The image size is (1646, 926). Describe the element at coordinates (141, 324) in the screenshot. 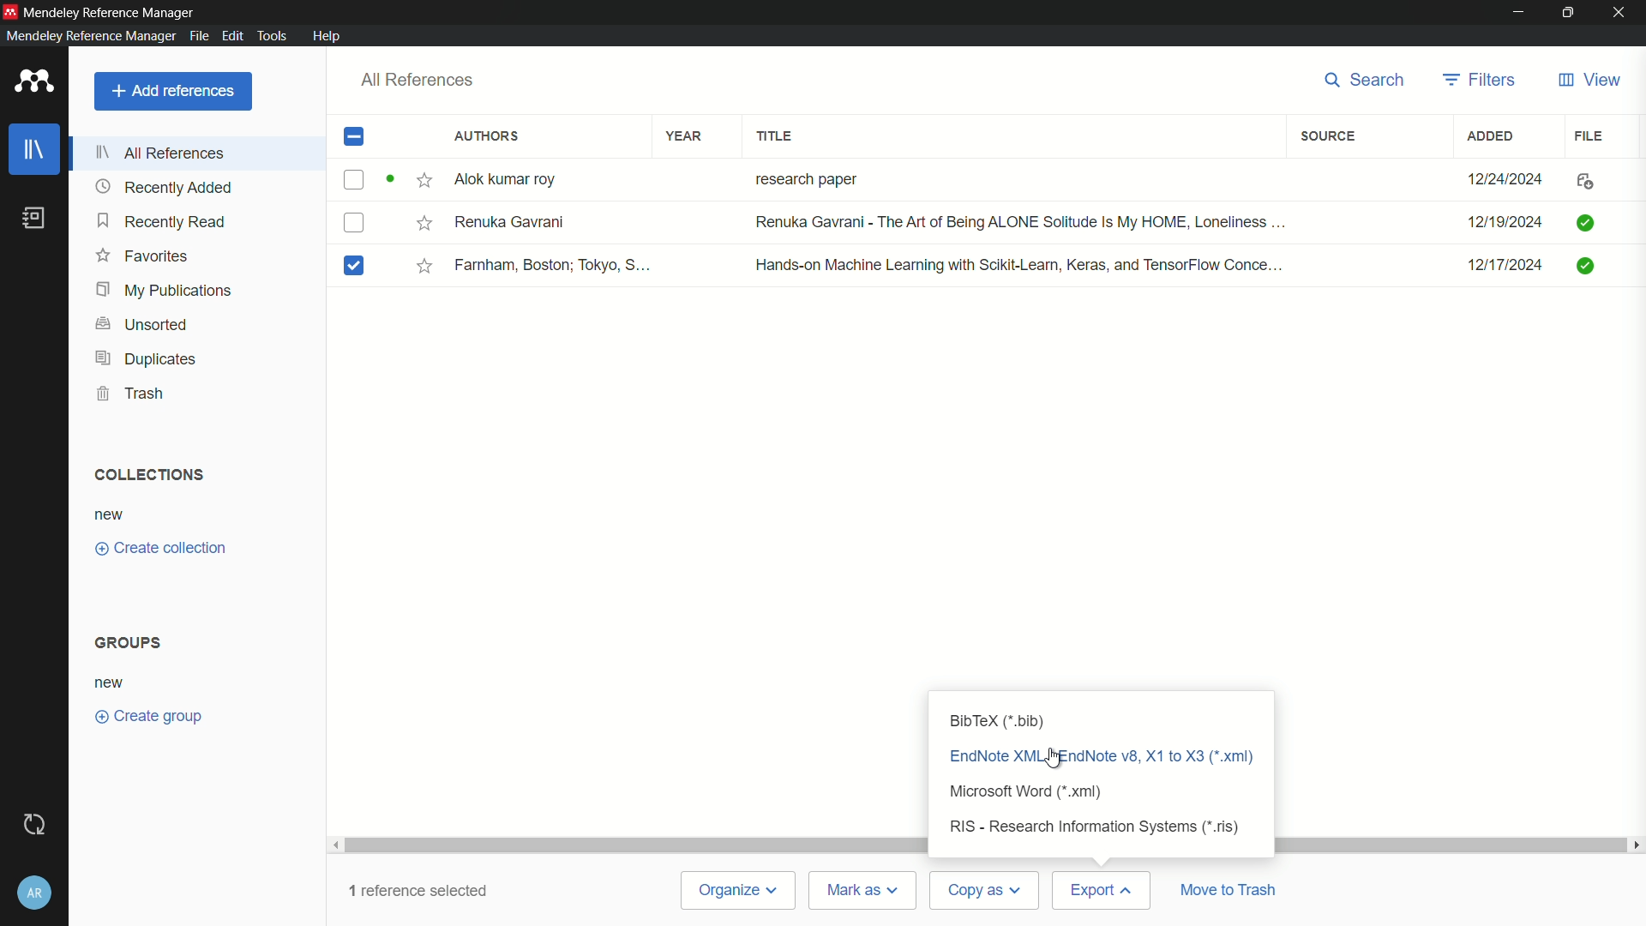

I see `unsorted` at that location.